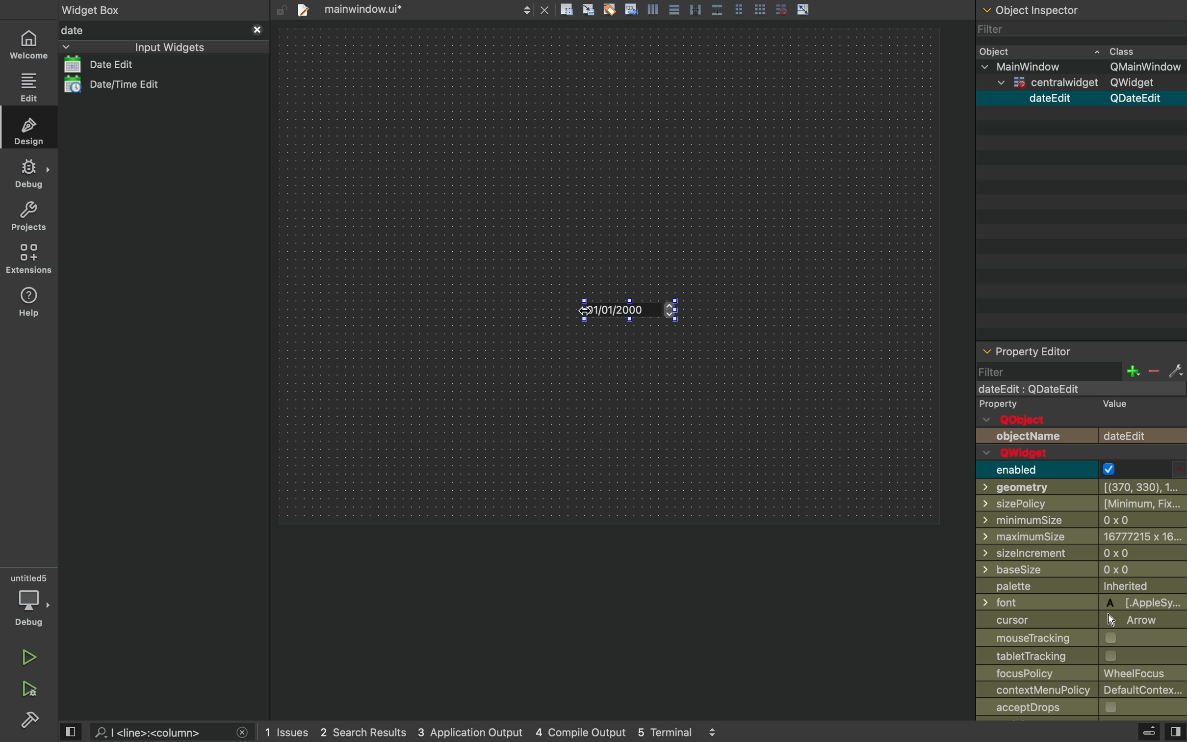 This screenshot has height=742, width=1187. I want to click on close, so click(258, 30).